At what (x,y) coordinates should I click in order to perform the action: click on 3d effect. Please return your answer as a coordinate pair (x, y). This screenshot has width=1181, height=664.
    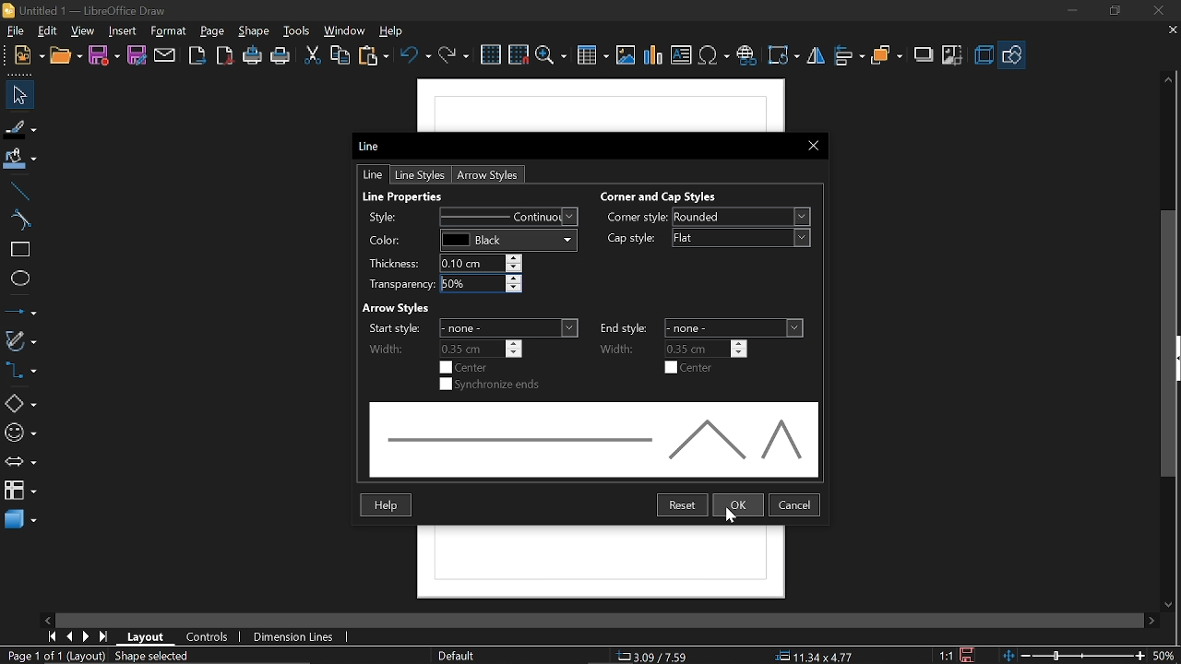
    Looking at the image, I should click on (984, 55).